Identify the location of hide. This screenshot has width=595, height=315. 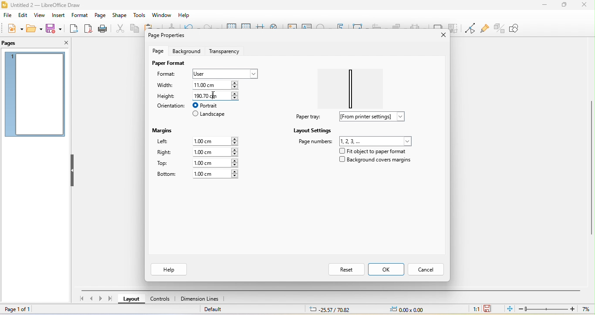
(73, 171).